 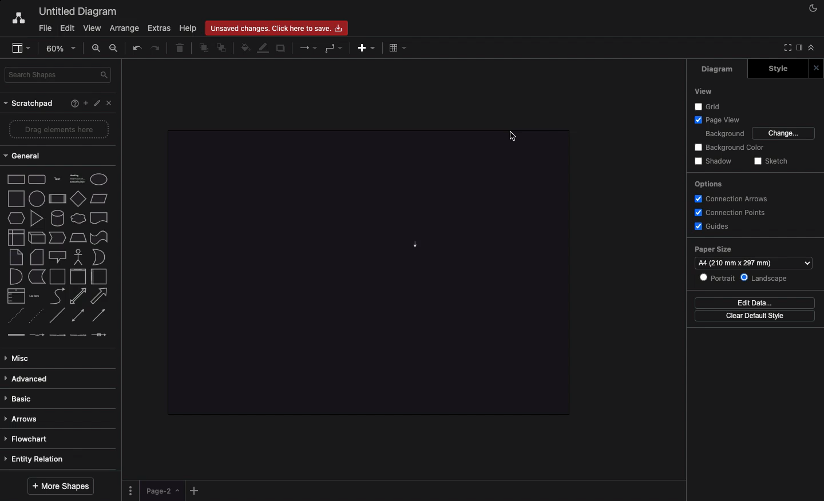 What do you see at coordinates (729, 212) in the screenshot?
I see `Connection points` at bounding box center [729, 212].